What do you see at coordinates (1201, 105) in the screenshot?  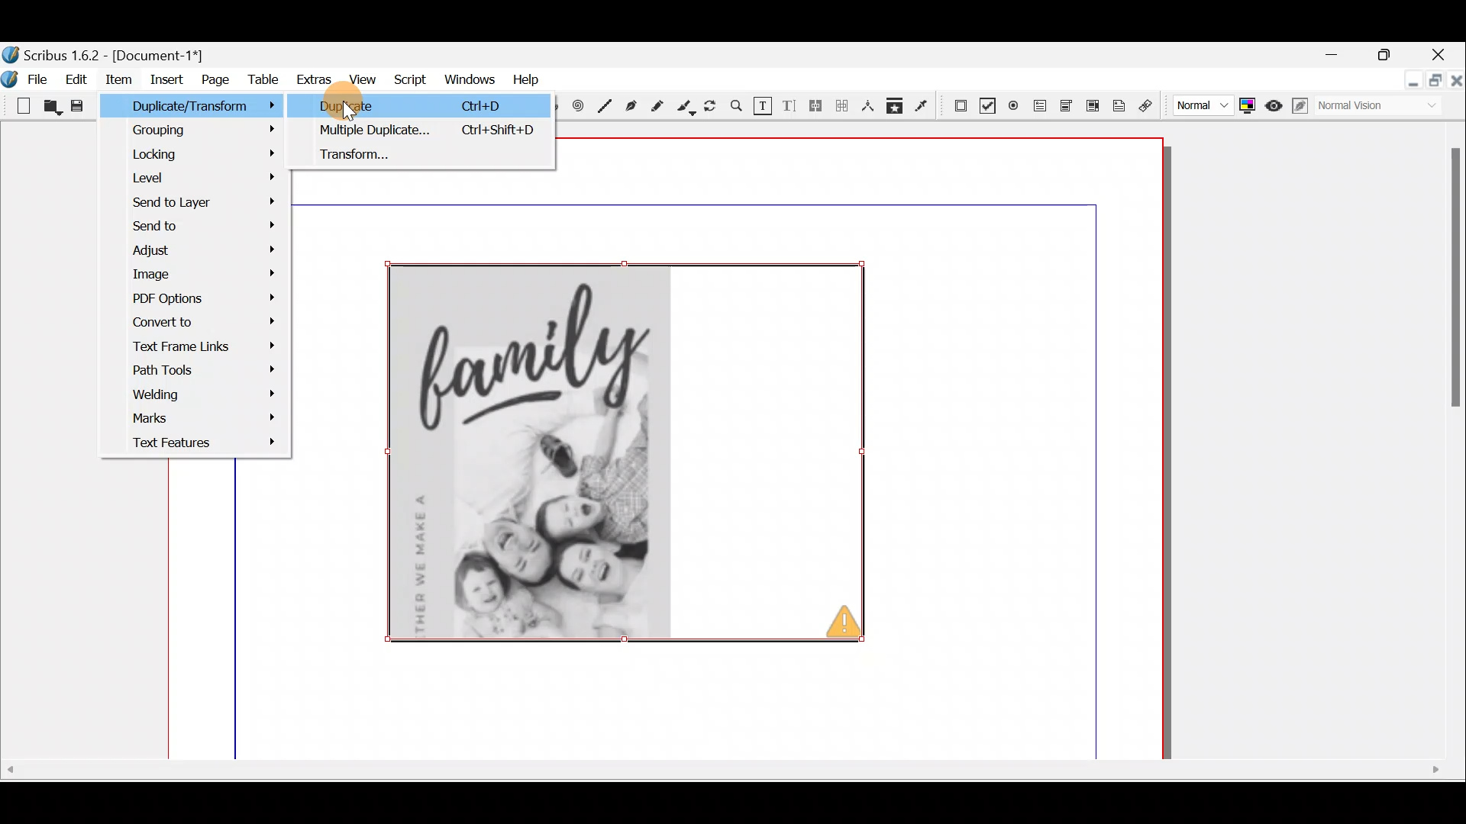 I see `Image preview quality` at bounding box center [1201, 105].